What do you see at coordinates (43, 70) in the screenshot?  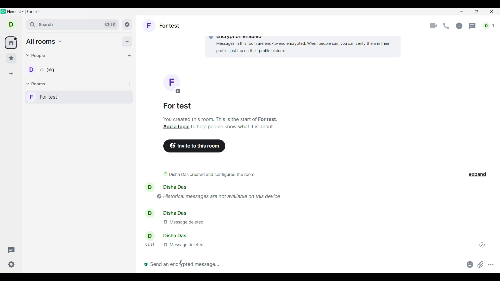 I see `D d.@g..` at bounding box center [43, 70].